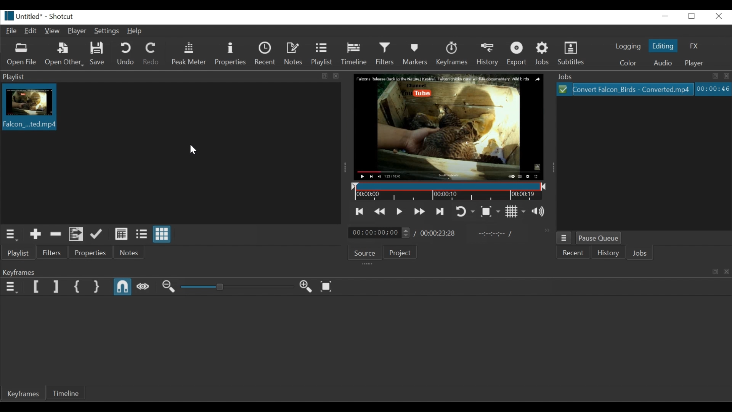 This screenshot has width=732, height=412. What do you see at coordinates (24, 394) in the screenshot?
I see `Keyframe Tab` at bounding box center [24, 394].